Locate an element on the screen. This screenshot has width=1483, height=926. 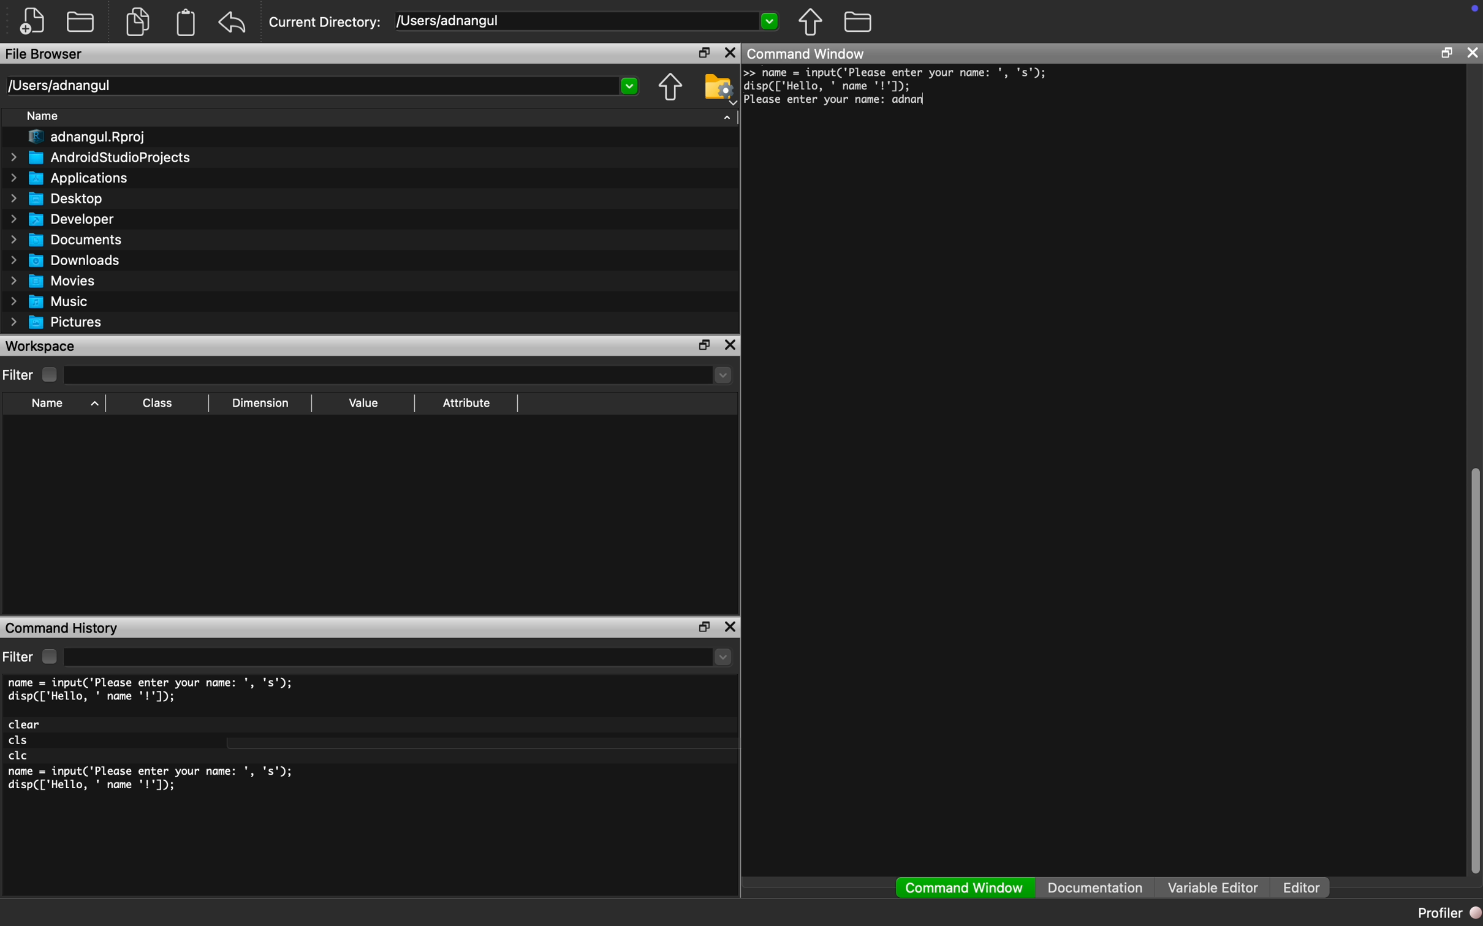
Name is located at coordinates (44, 115).